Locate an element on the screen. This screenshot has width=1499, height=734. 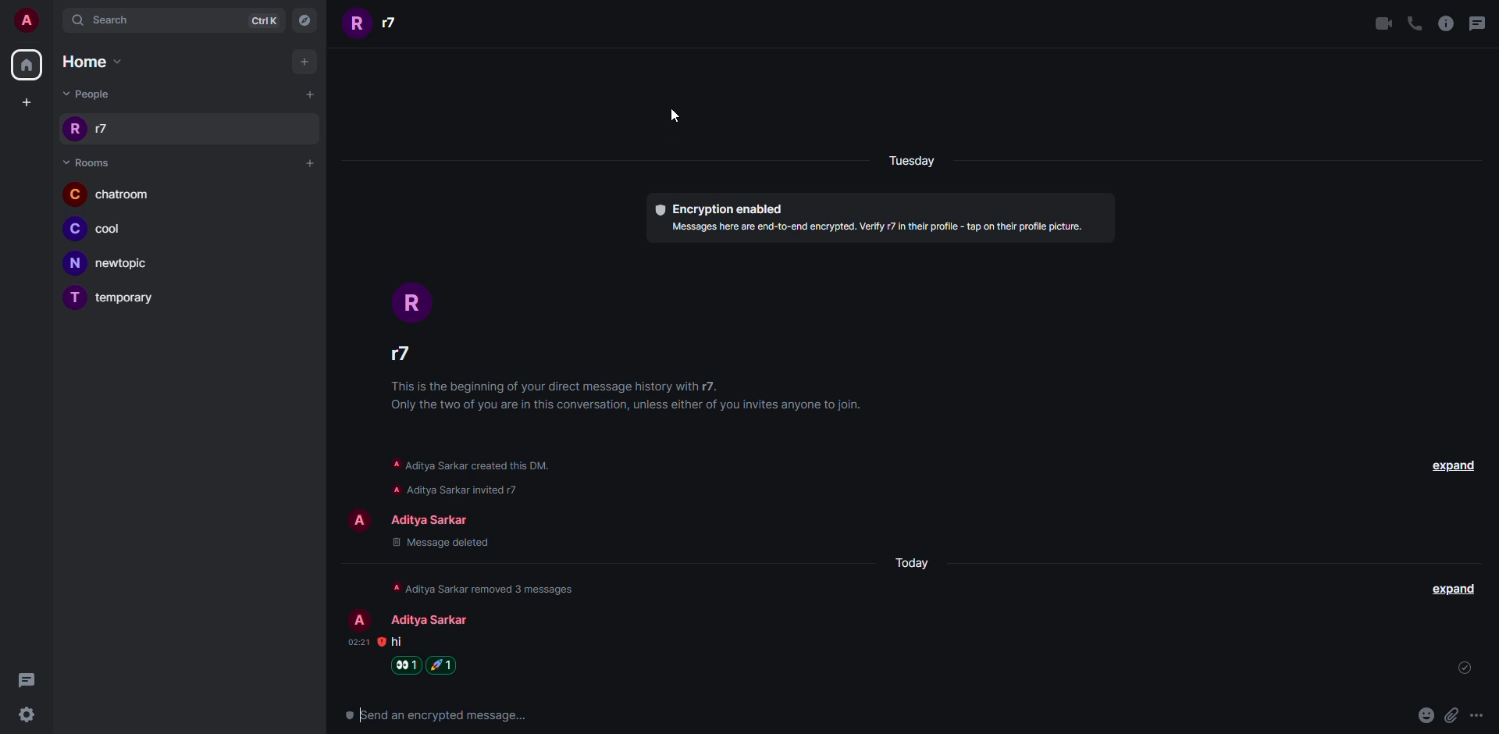
room is located at coordinates (113, 264).